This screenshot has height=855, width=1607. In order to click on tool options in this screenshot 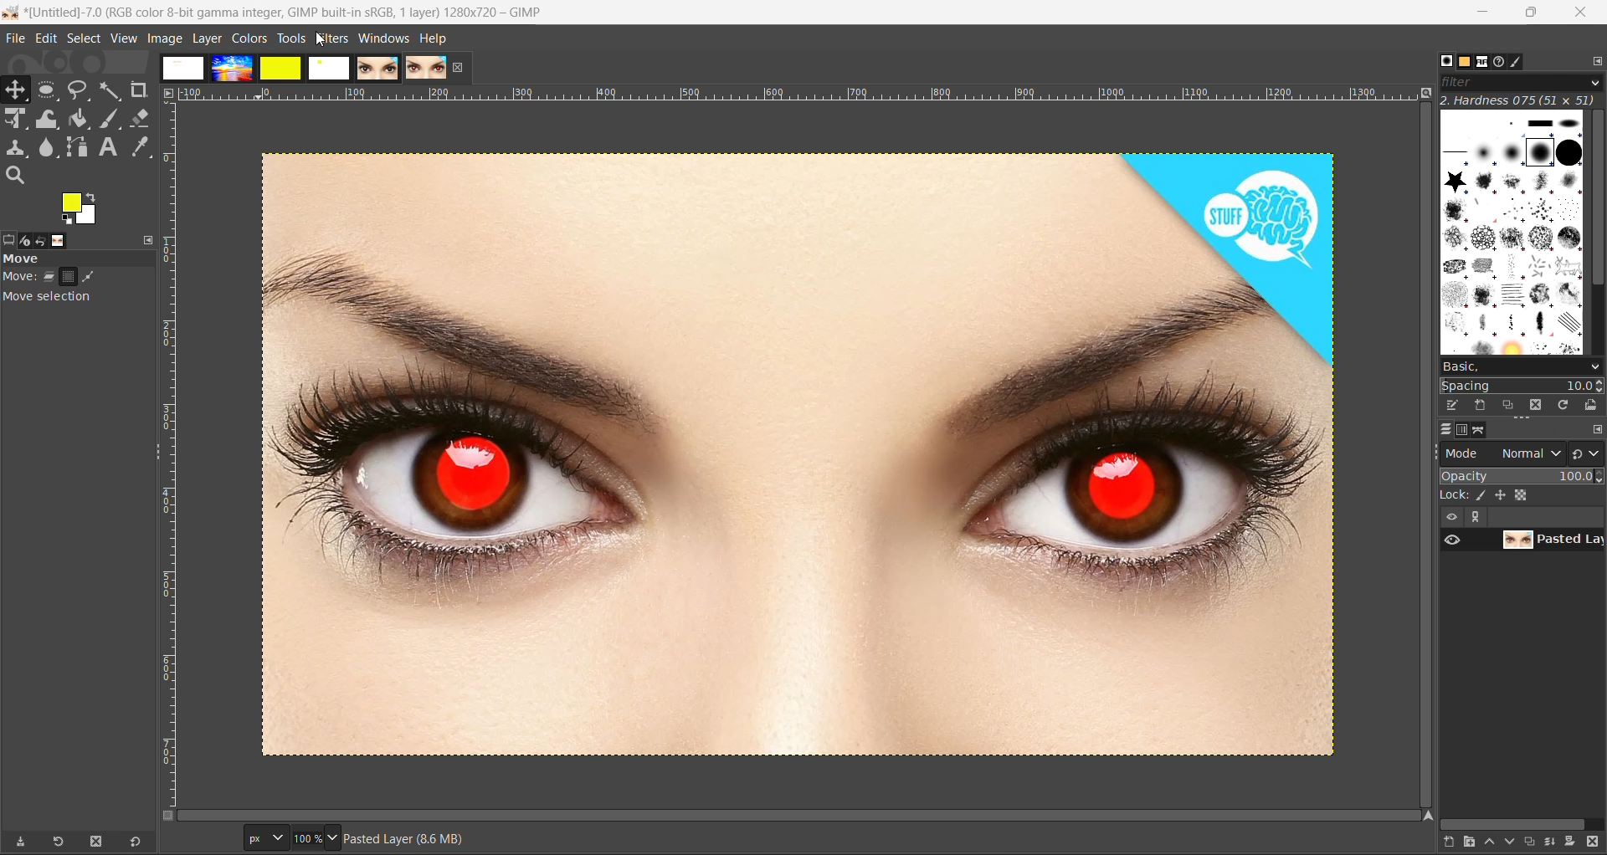, I will do `click(10, 238)`.